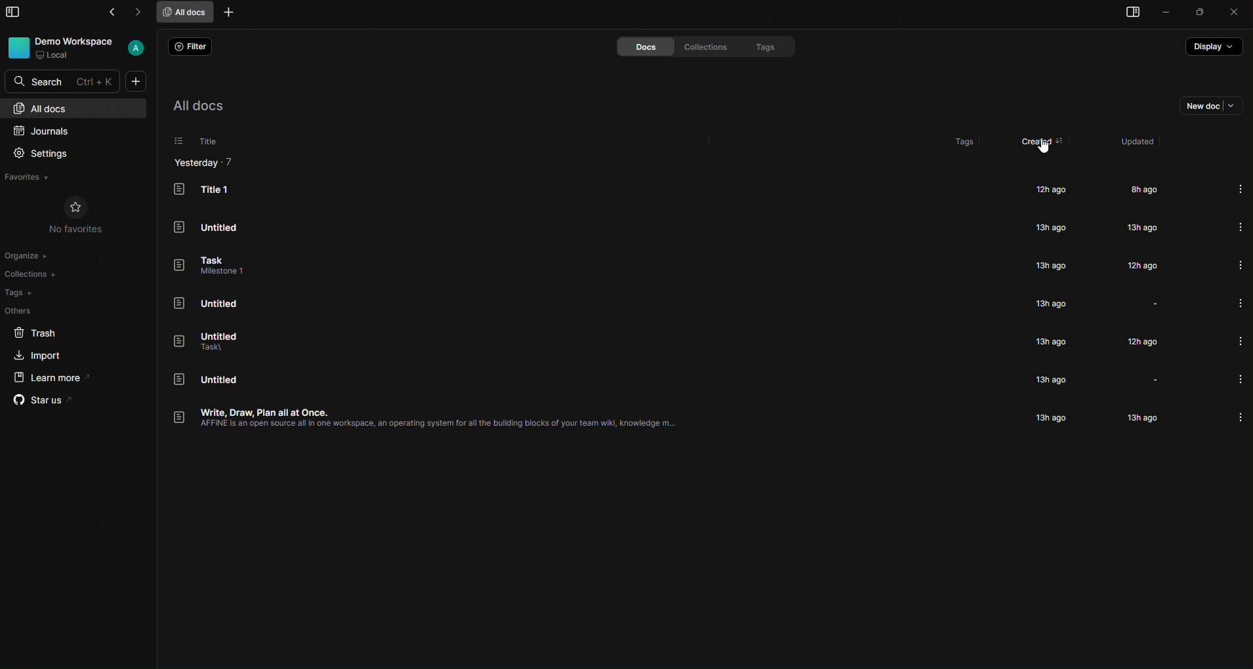 The width and height of the screenshot is (1253, 669). I want to click on created, so click(1044, 143).